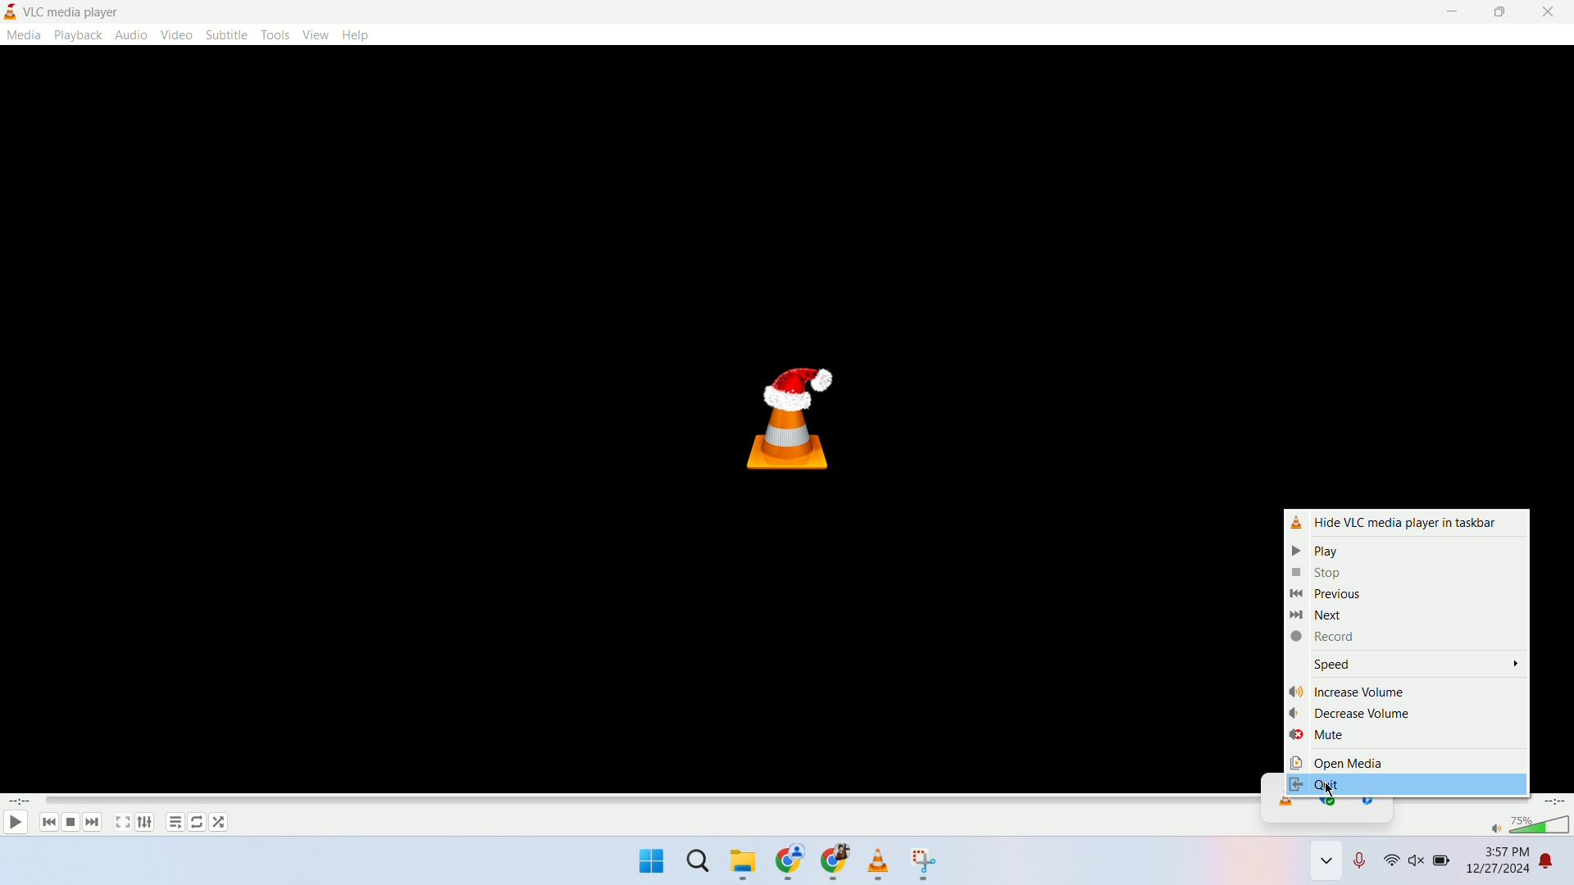 The width and height of the screenshot is (1574, 885). Describe the element at coordinates (1443, 866) in the screenshot. I see `battery` at that location.